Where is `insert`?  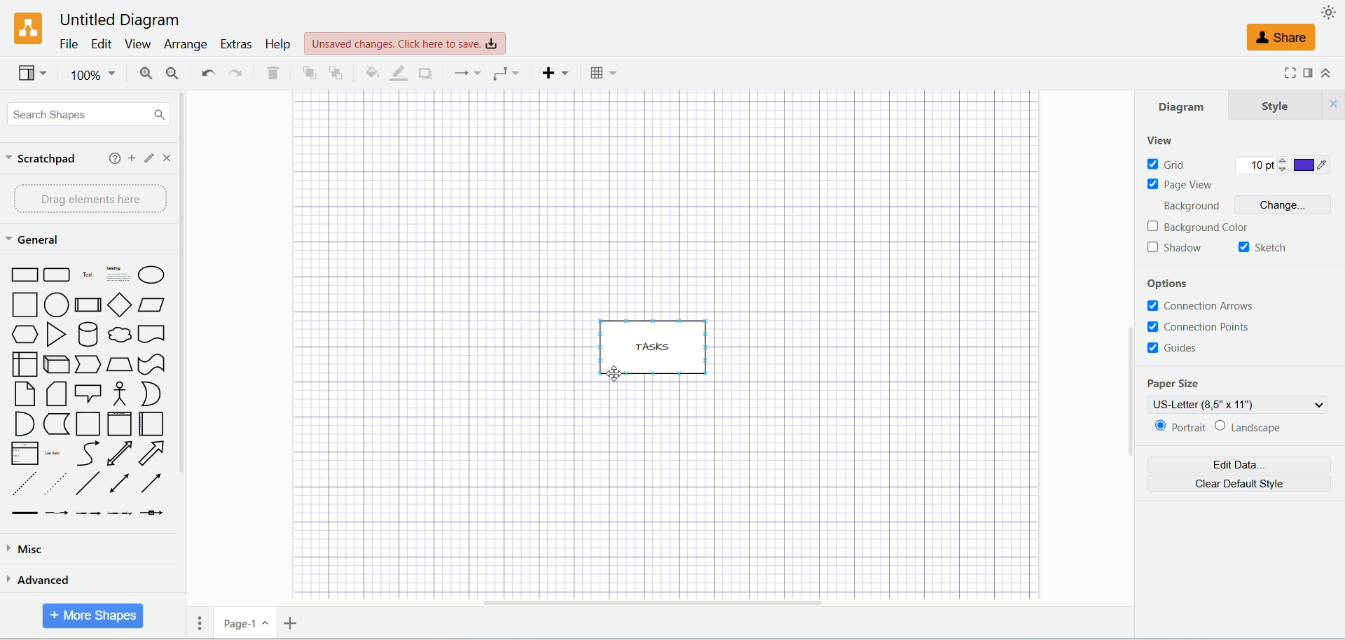
insert is located at coordinates (552, 73).